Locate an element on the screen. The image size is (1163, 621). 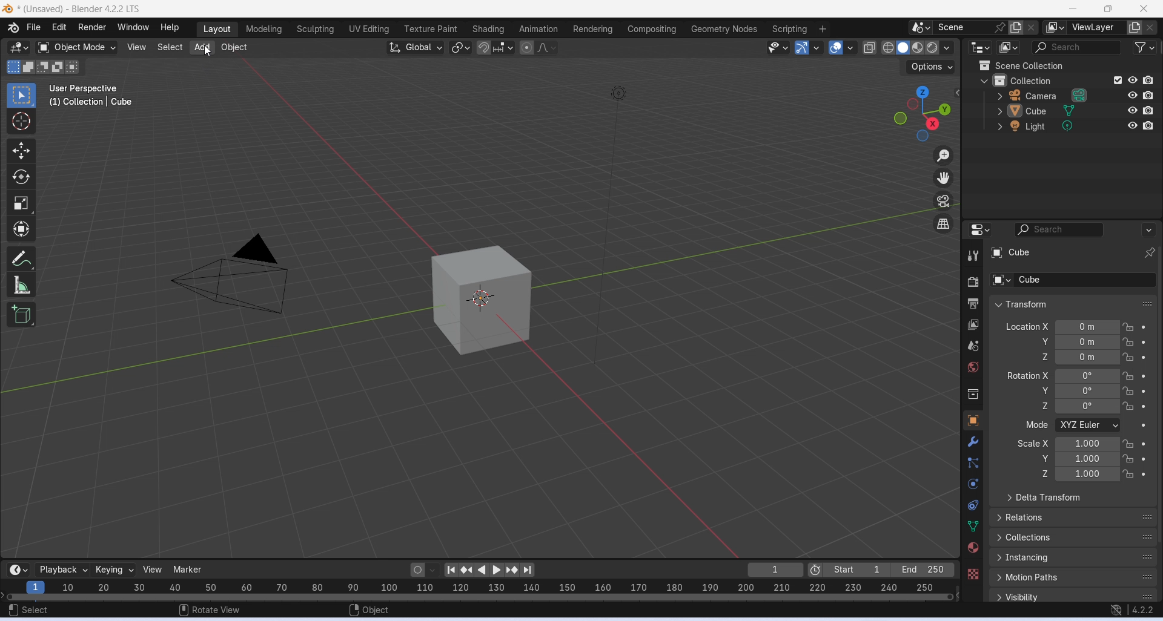
animate property is located at coordinates (1143, 444).